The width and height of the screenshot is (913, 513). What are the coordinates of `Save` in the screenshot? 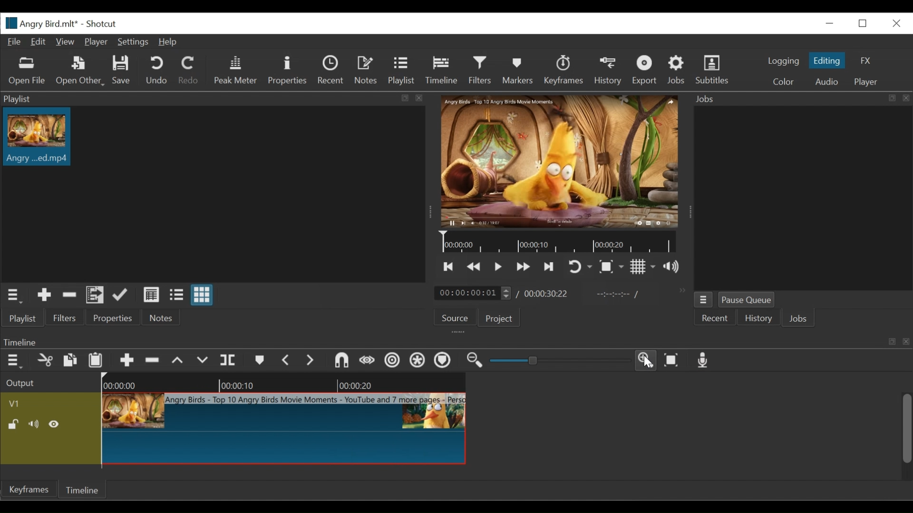 It's located at (122, 70).